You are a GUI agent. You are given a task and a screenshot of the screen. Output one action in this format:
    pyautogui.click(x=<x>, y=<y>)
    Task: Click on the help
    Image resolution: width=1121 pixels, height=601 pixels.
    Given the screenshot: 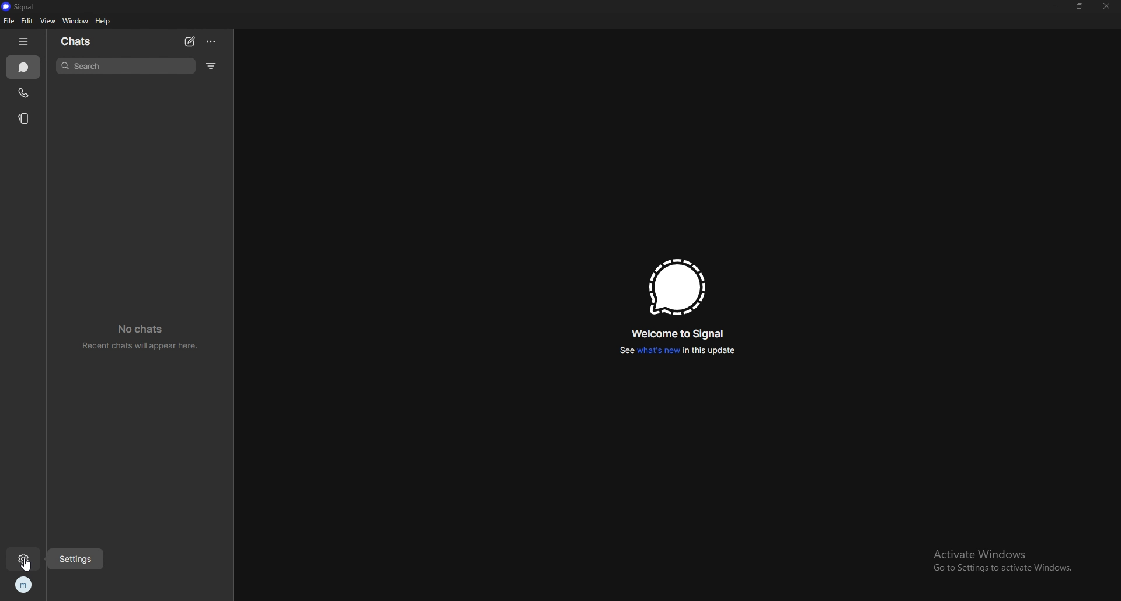 What is the action you would take?
    pyautogui.click(x=104, y=22)
    